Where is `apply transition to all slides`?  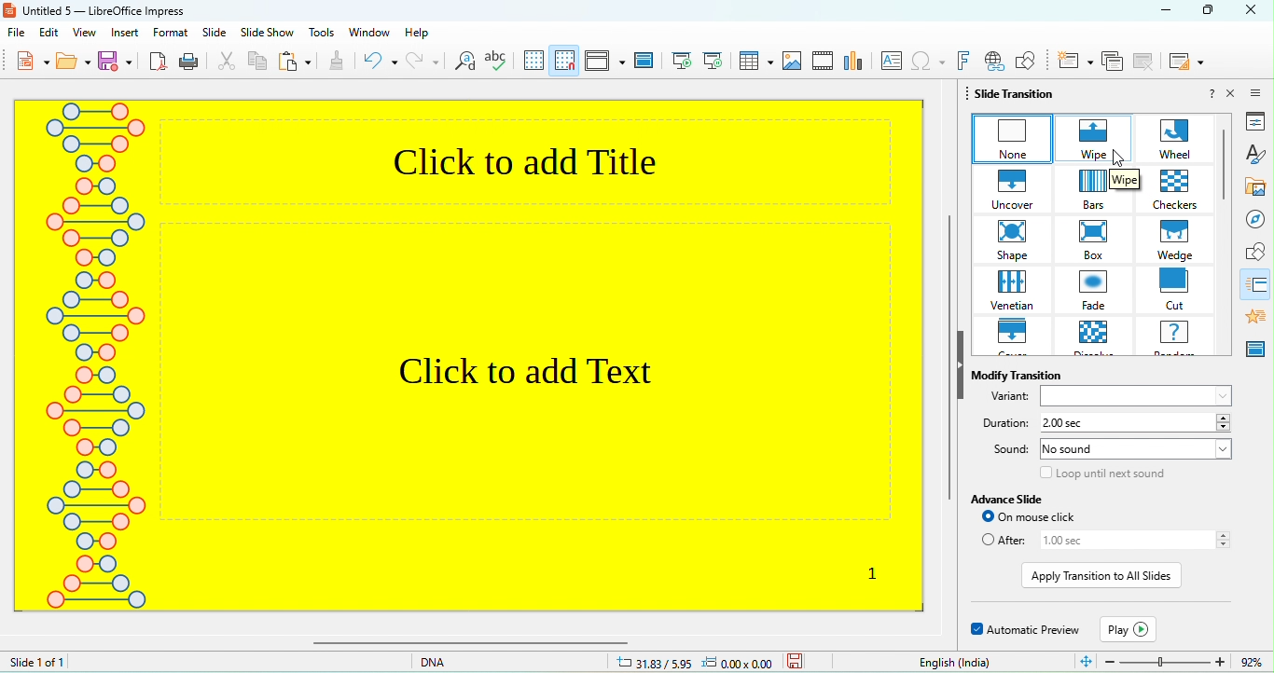 apply transition to all slides is located at coordinates (1101, 575).